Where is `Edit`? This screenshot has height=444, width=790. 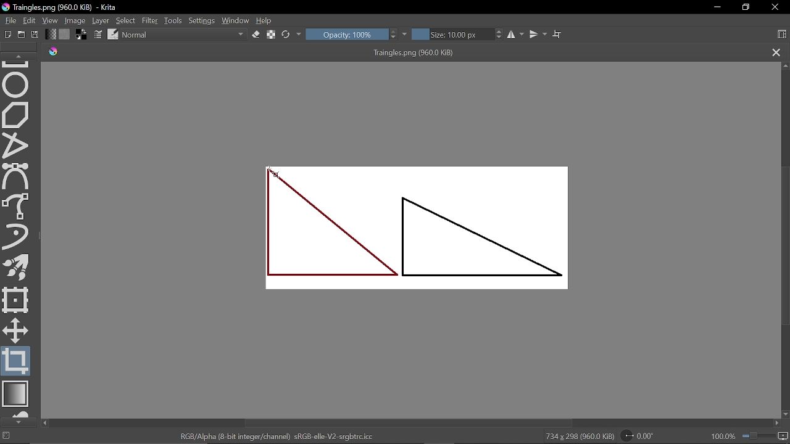
Edit is located at coordinates (30, 21).